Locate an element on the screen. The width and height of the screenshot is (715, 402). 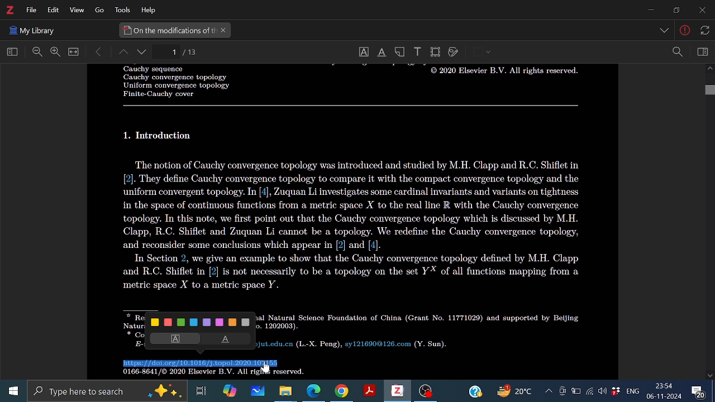
Copilot is located at coordinates (229, 391).